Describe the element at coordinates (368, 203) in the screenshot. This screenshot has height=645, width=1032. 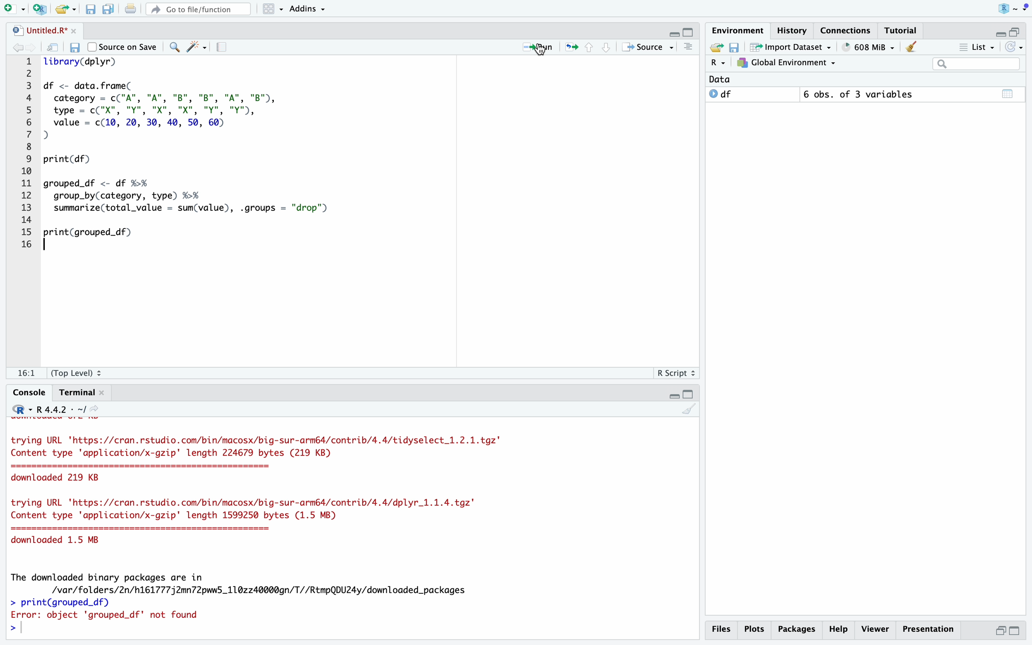
I see `library(dplyr)

df <- data. frame(
category = c("A", "A", "B", "B", "A", "B"),
type = cC"X", UY", UXT, UXT, UYU, UY),
value = c(10, 20, 30, 40, 50, 60)

d

print(df)

grouped_df <- df %>%
group_by(category, type) %>%
summarize(total_value = sum(value), .groups = "drop")

print(grouped_df)` at that location.